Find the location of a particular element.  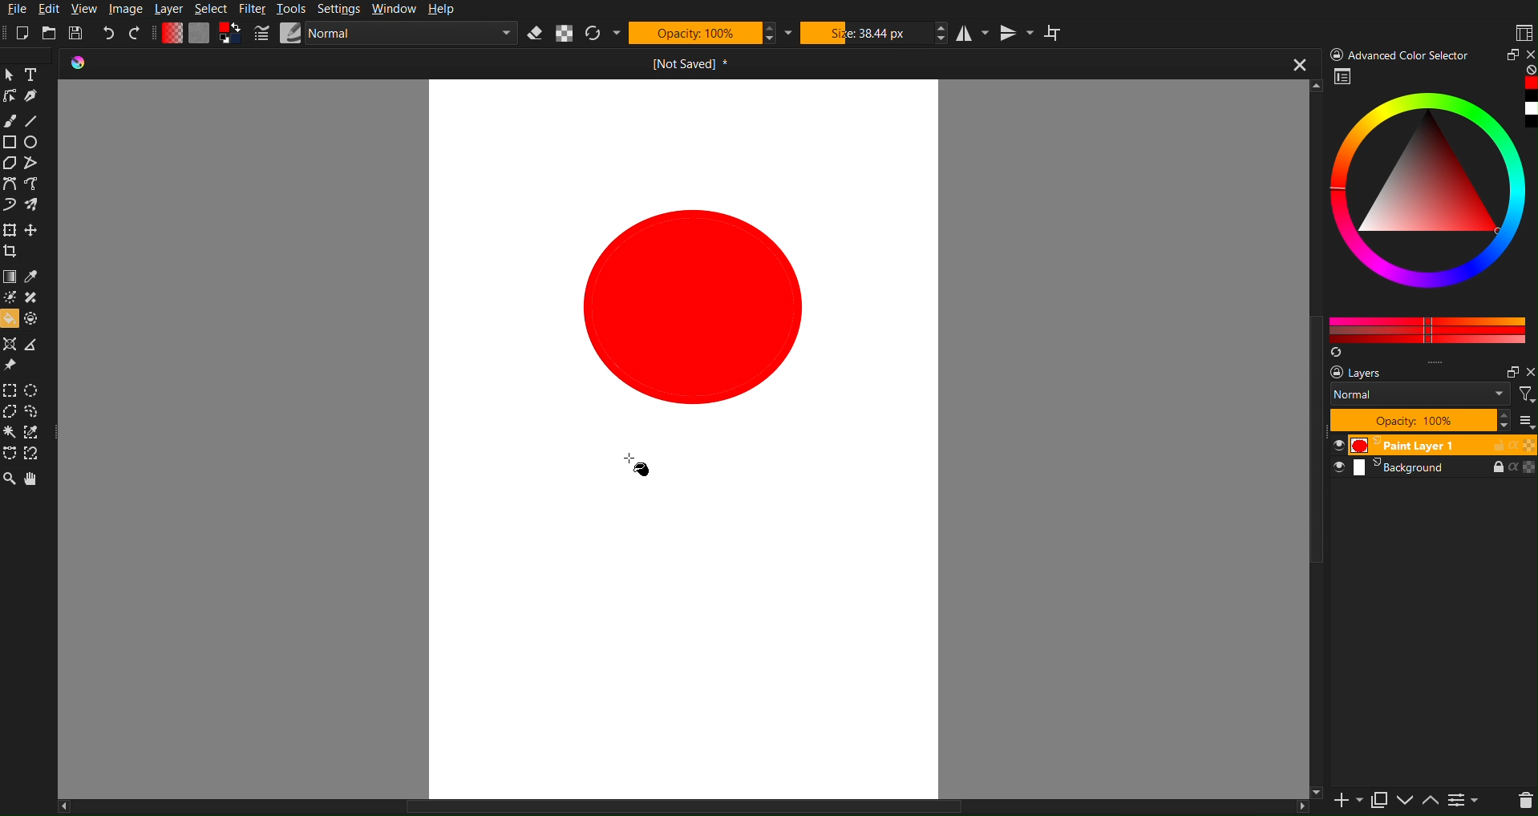

Paint Layer 1 is located at coordinates (1433, 446).